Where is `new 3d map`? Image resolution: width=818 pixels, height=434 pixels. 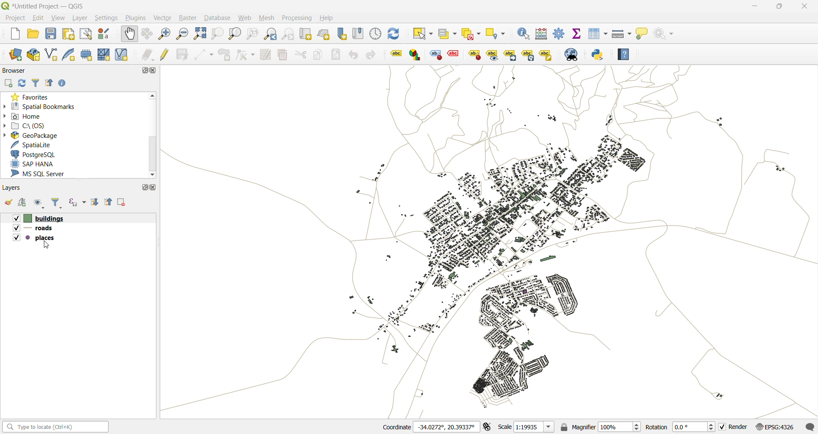
new 3d map is located at coordinates (324, 34).